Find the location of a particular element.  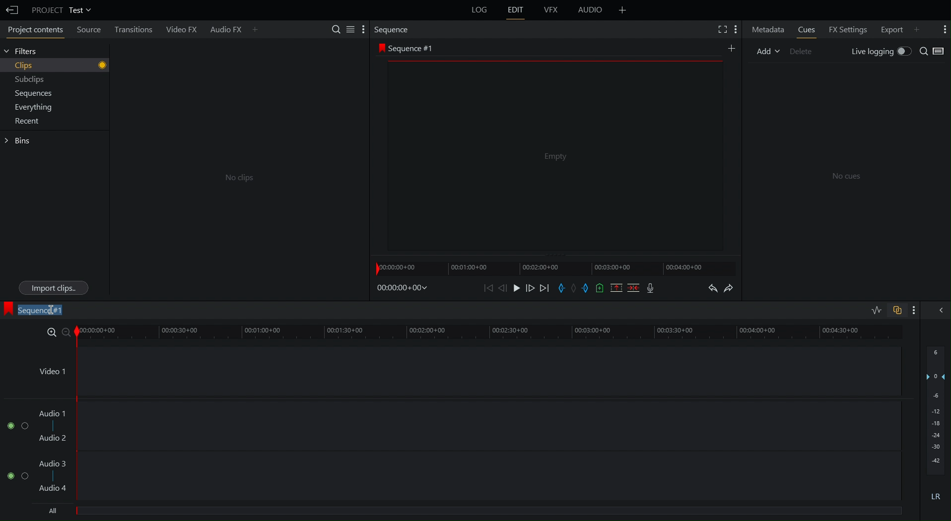

Log is located at coordinates (478, 12).